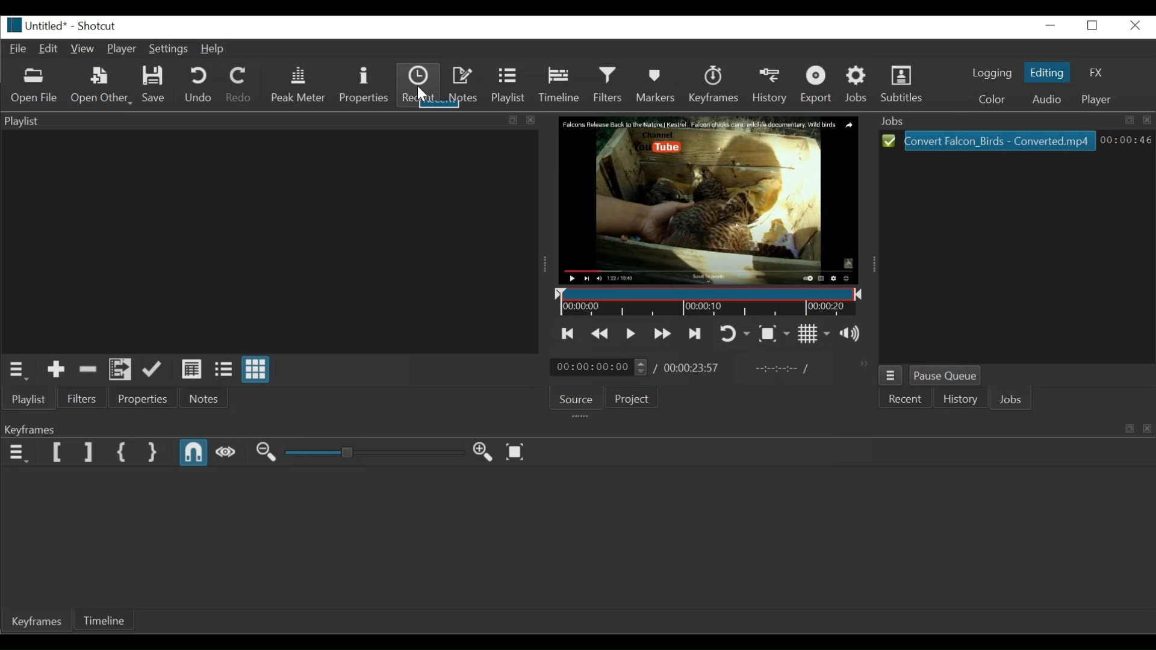  What do you see at coordinates (1126, 142) in the screenshot?
I see `Hours: Minutes: Seconds` at bounding box center [1126, 142].